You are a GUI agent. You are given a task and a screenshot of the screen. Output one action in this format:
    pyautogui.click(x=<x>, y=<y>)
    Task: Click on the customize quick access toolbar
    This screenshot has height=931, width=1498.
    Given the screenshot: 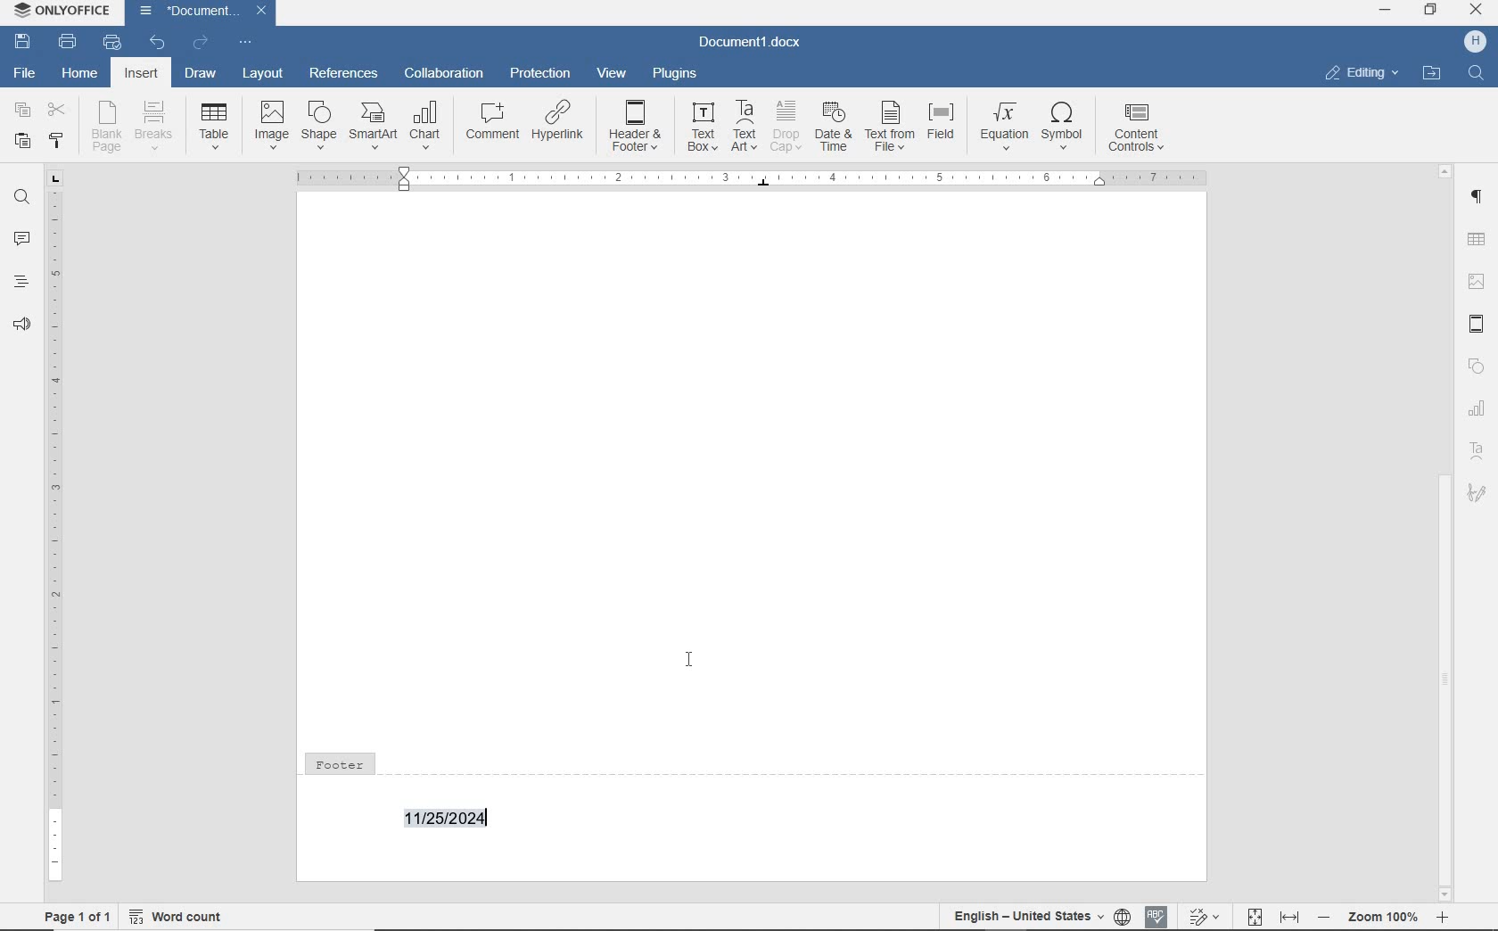 What is the action you would take?
    pyautogui.click(x=245, y=43)
    